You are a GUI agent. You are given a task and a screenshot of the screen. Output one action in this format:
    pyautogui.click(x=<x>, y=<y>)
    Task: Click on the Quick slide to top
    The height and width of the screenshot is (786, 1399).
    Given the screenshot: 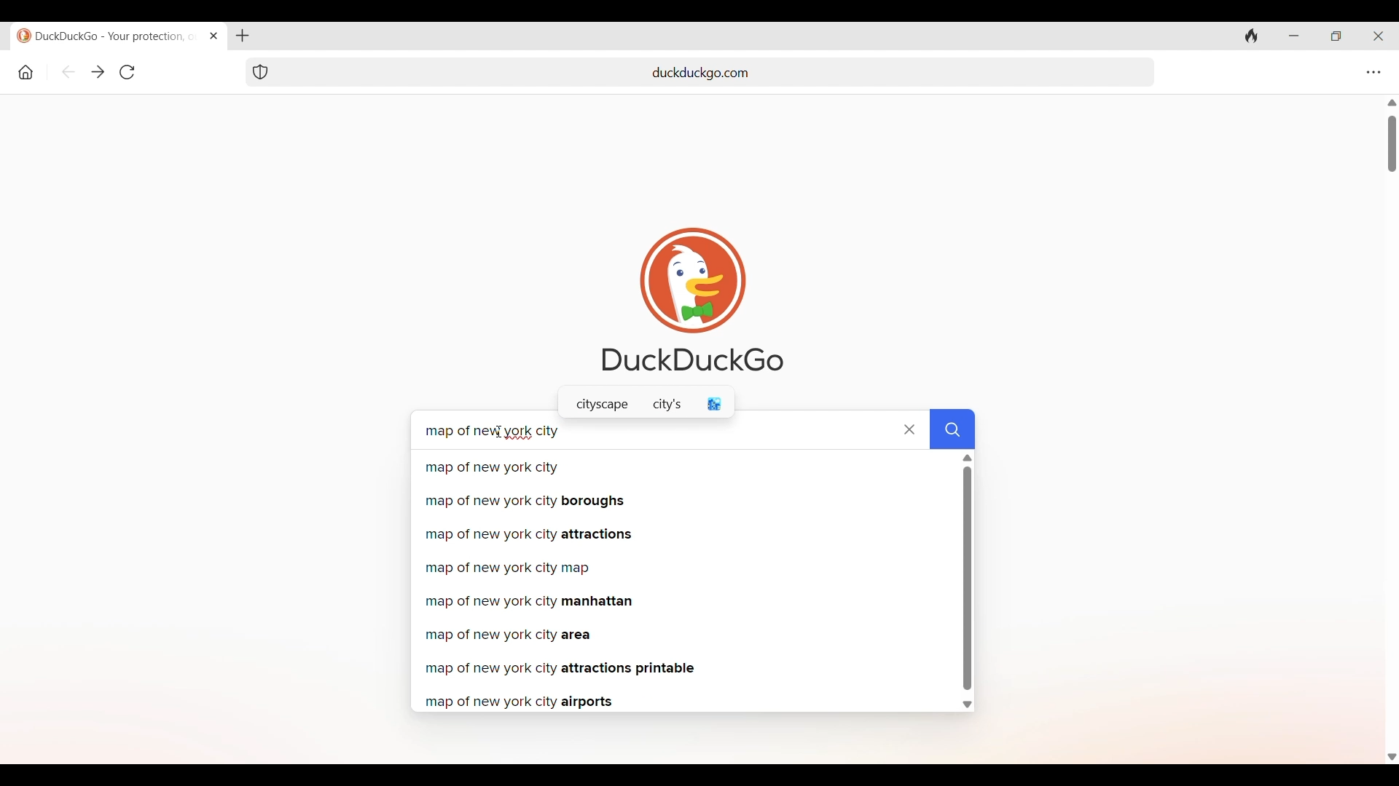 What is the action you would take?
    pyautogui.click(x=968, y=458)
    